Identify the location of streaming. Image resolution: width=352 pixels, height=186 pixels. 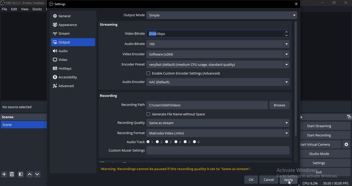
(109, 25).